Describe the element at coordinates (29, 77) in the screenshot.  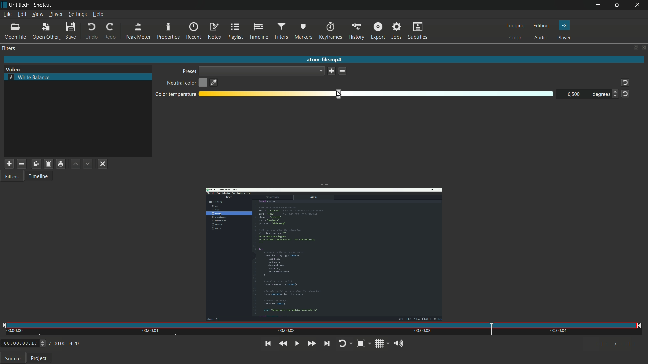
I see `white balance filter selected` at that location.